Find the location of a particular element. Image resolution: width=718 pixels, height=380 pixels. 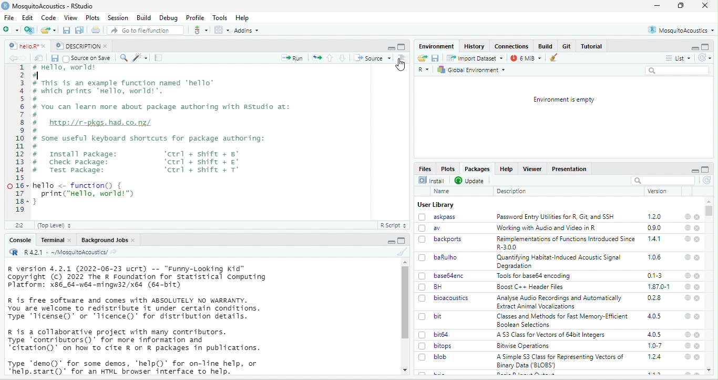

‘Working with Audio and Video in R is located at coordinates (546, 227).